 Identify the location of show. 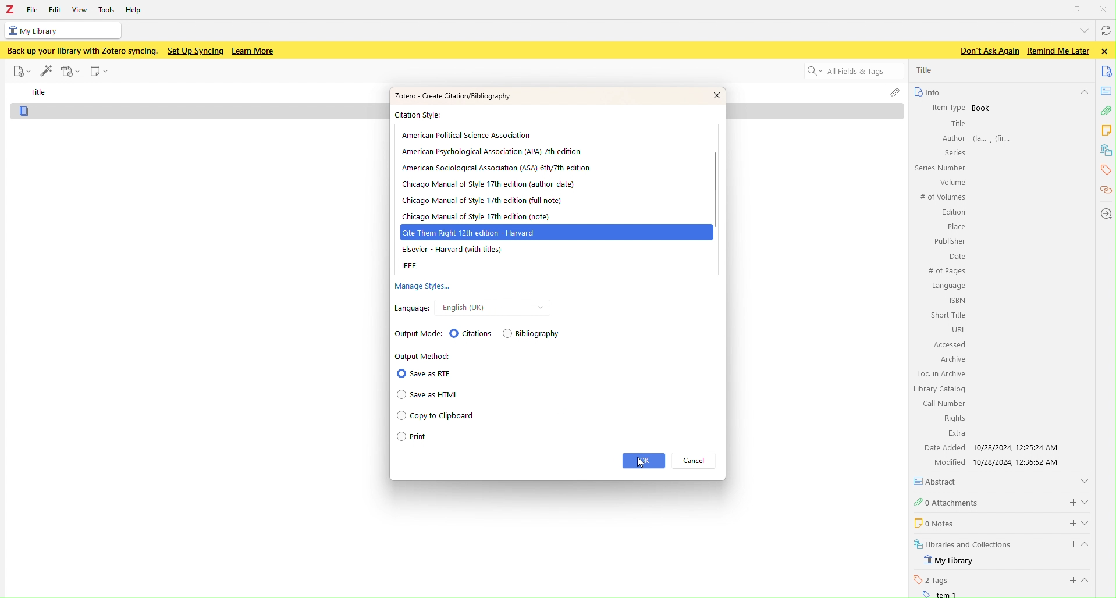
(1087, 500).